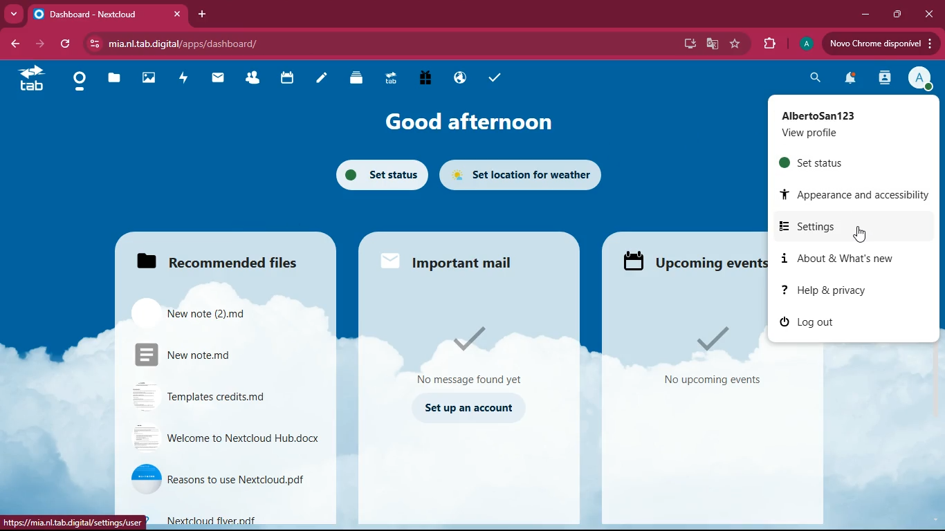 Image resolution: width=945 pixels, height=531 pixels. I want to click on notifications, so click(847, 80).